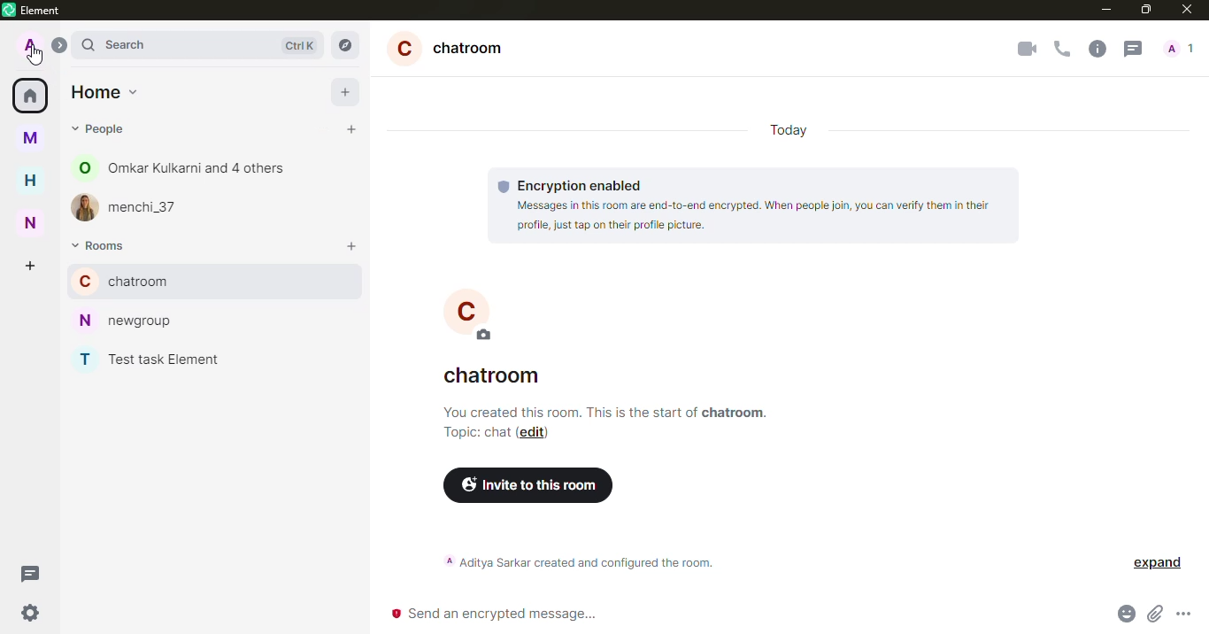 The width and height of the screenshot is (1209, 634). I want to click on menchi_37, so click(138, 208).